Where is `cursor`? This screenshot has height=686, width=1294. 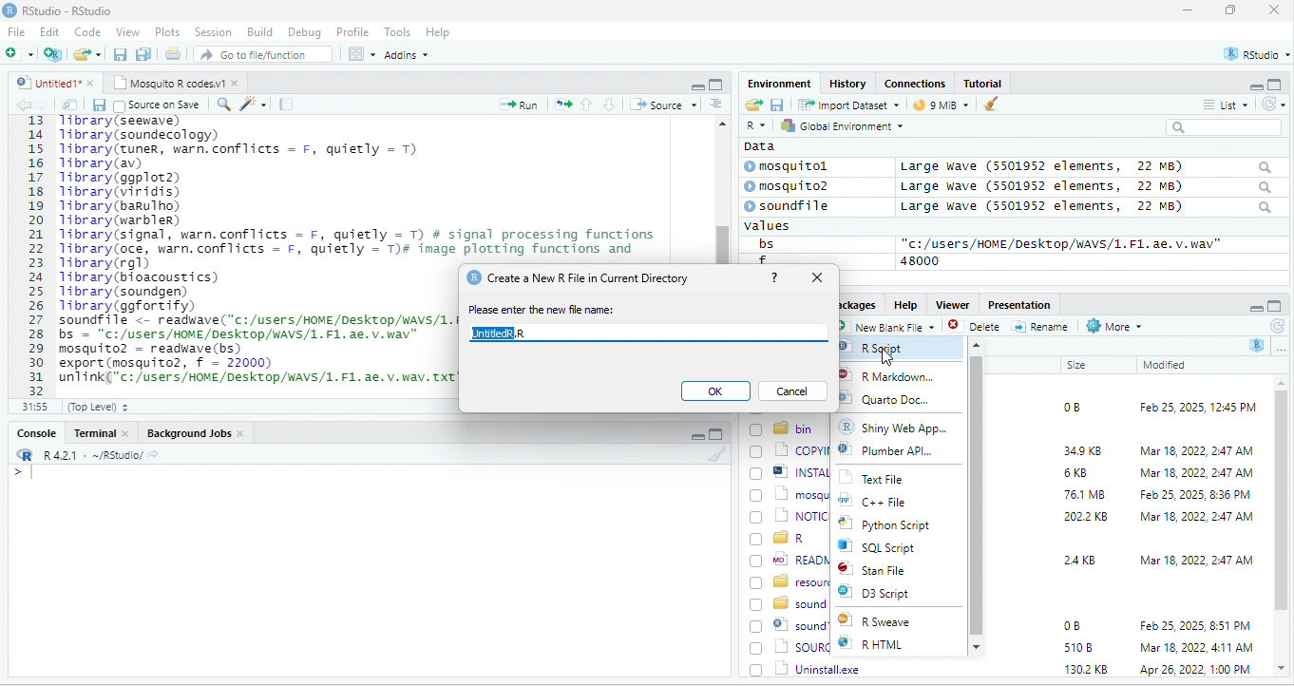
cursor is located at coordinates (885, 354).